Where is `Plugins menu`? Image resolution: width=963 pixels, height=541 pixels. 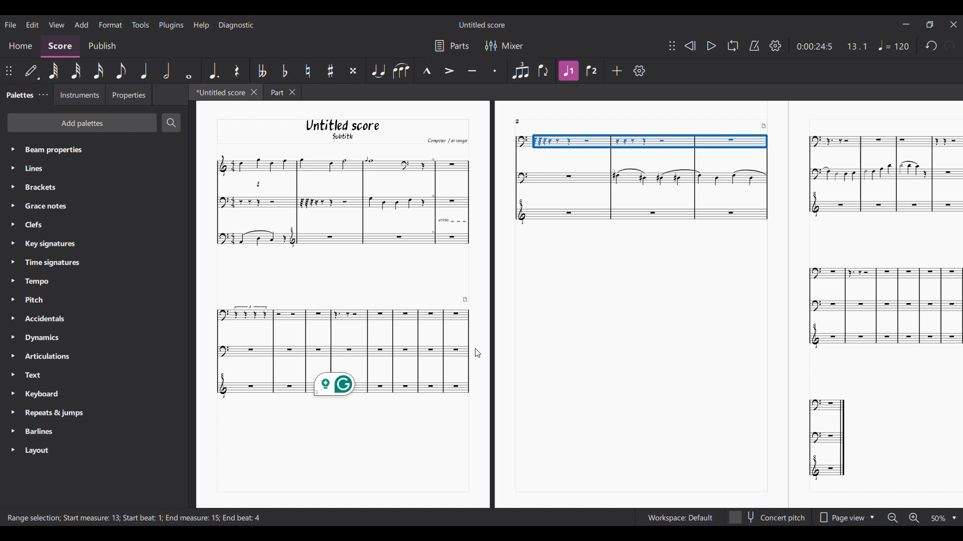 Plugins menu is located at coordinates (171, 26).